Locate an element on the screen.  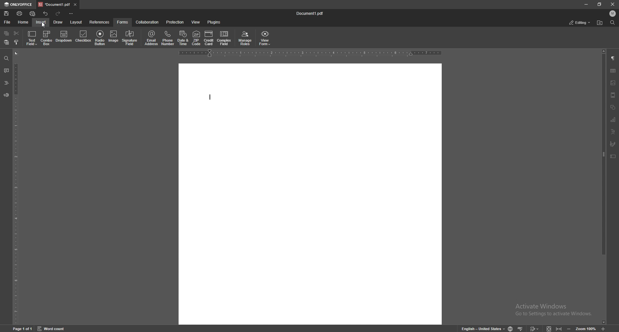
email address is located at coordinates (151, 38).